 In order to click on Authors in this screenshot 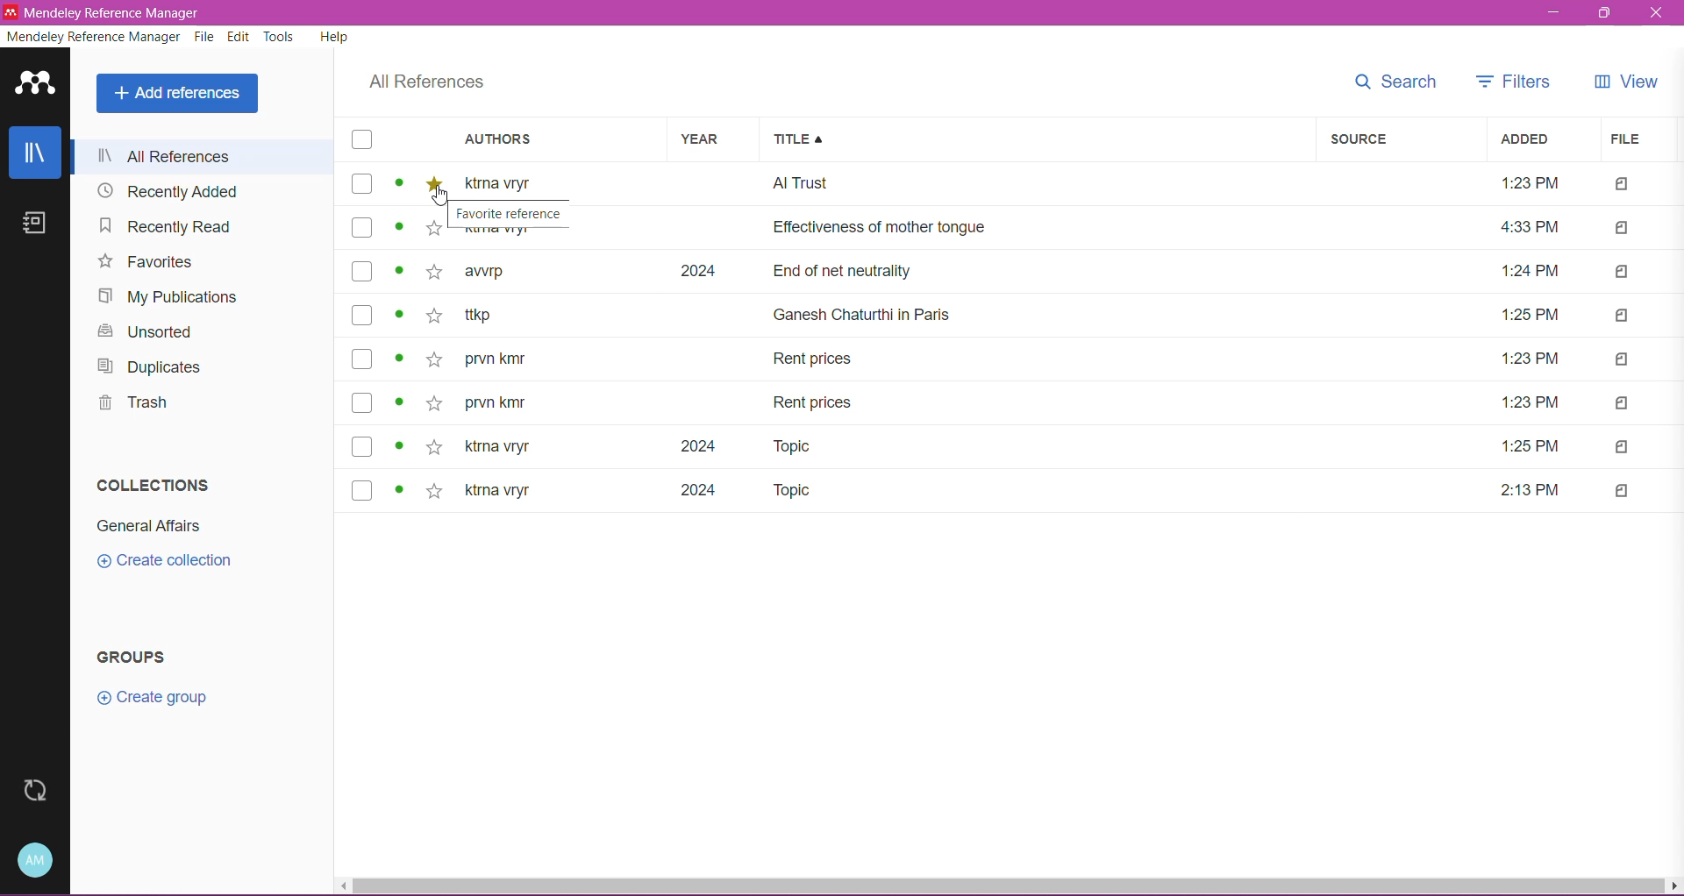, I will do `click(553, 139)`.